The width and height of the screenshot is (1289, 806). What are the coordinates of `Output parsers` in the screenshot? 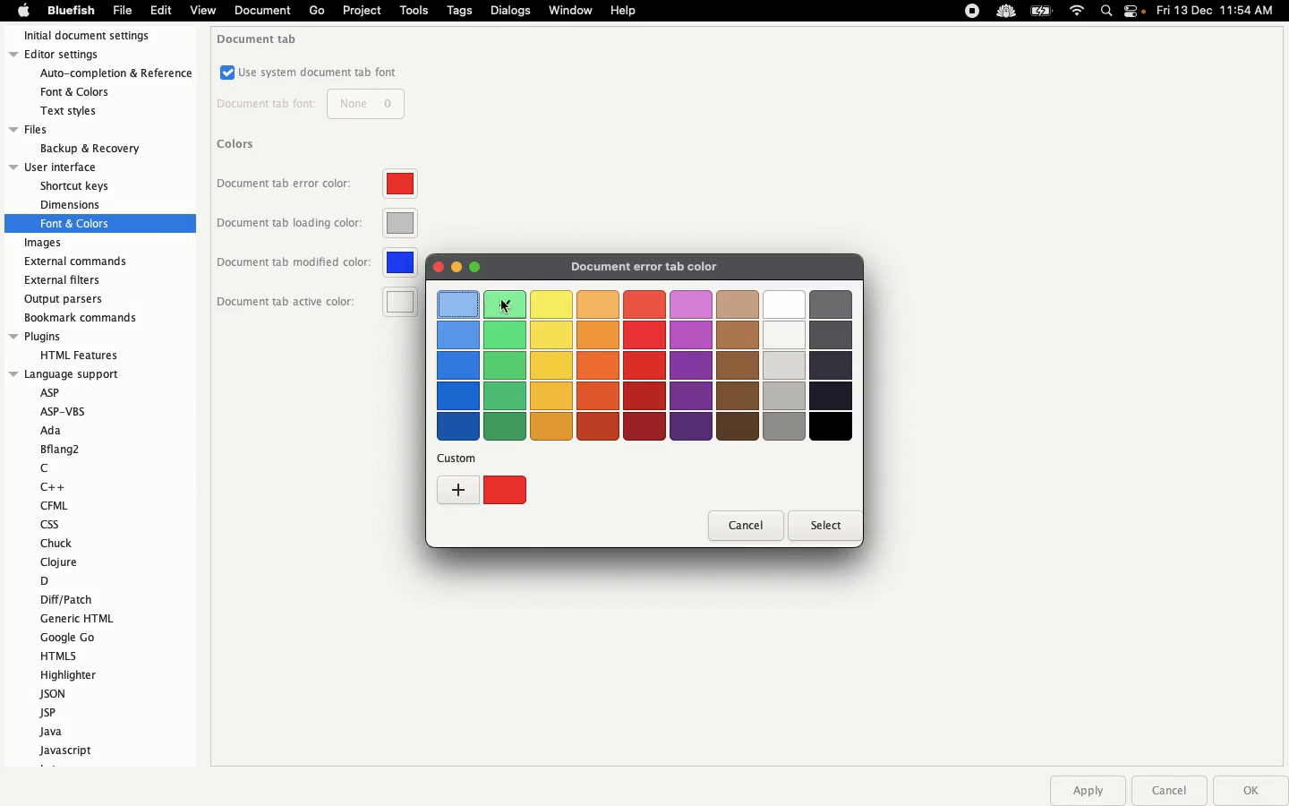 It's located at (68, 299).